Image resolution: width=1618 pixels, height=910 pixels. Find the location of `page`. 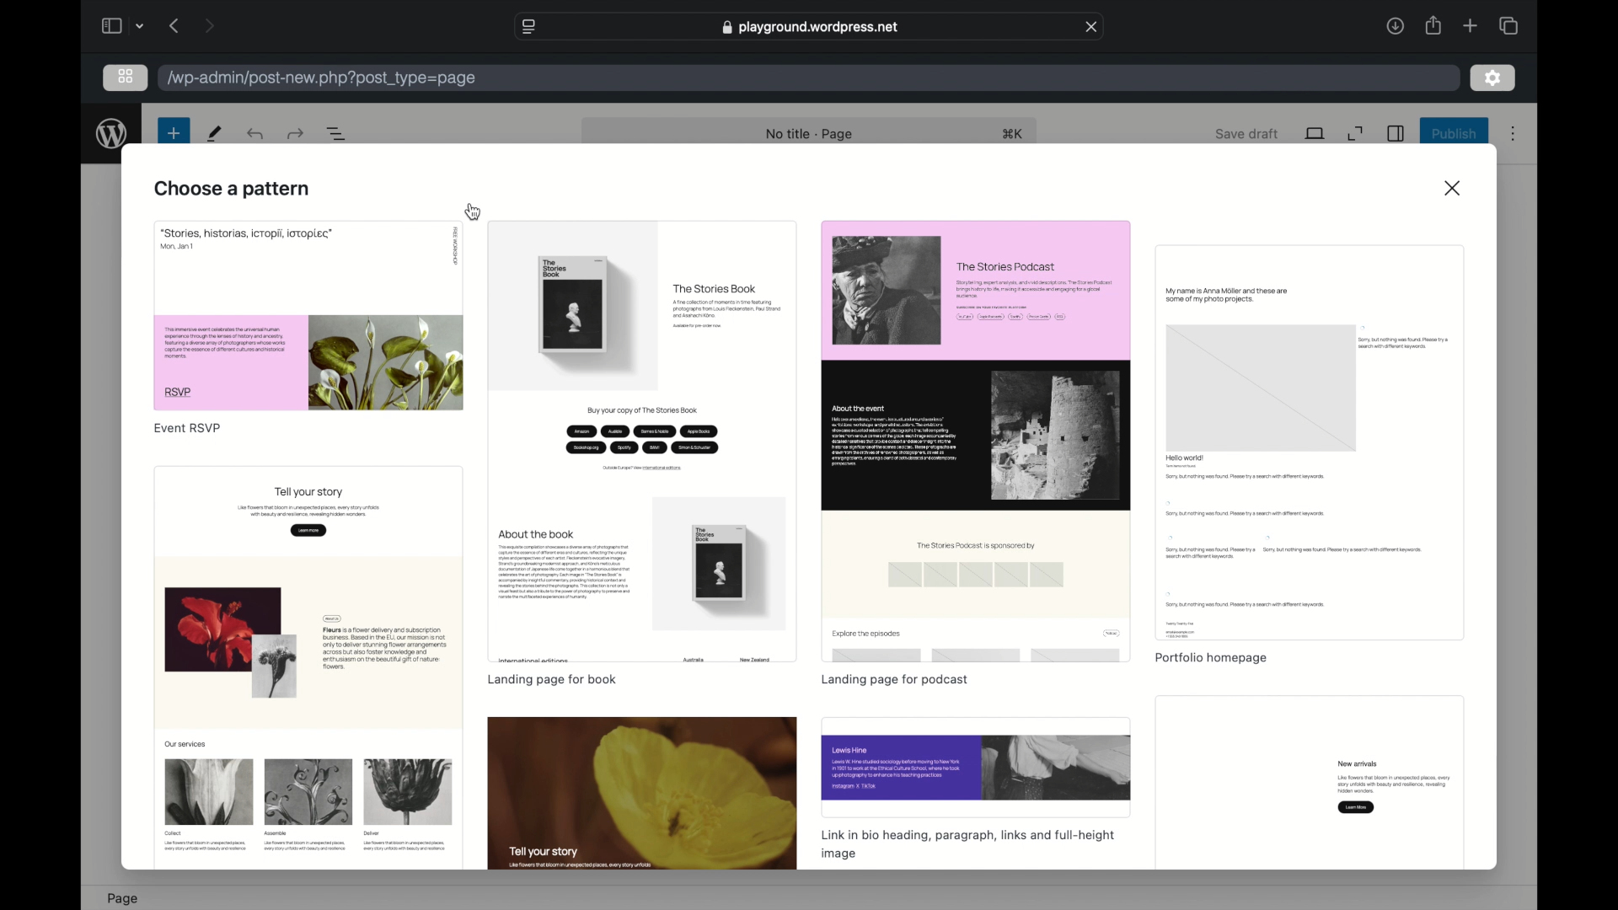

page is located at coordinates (123, 898).